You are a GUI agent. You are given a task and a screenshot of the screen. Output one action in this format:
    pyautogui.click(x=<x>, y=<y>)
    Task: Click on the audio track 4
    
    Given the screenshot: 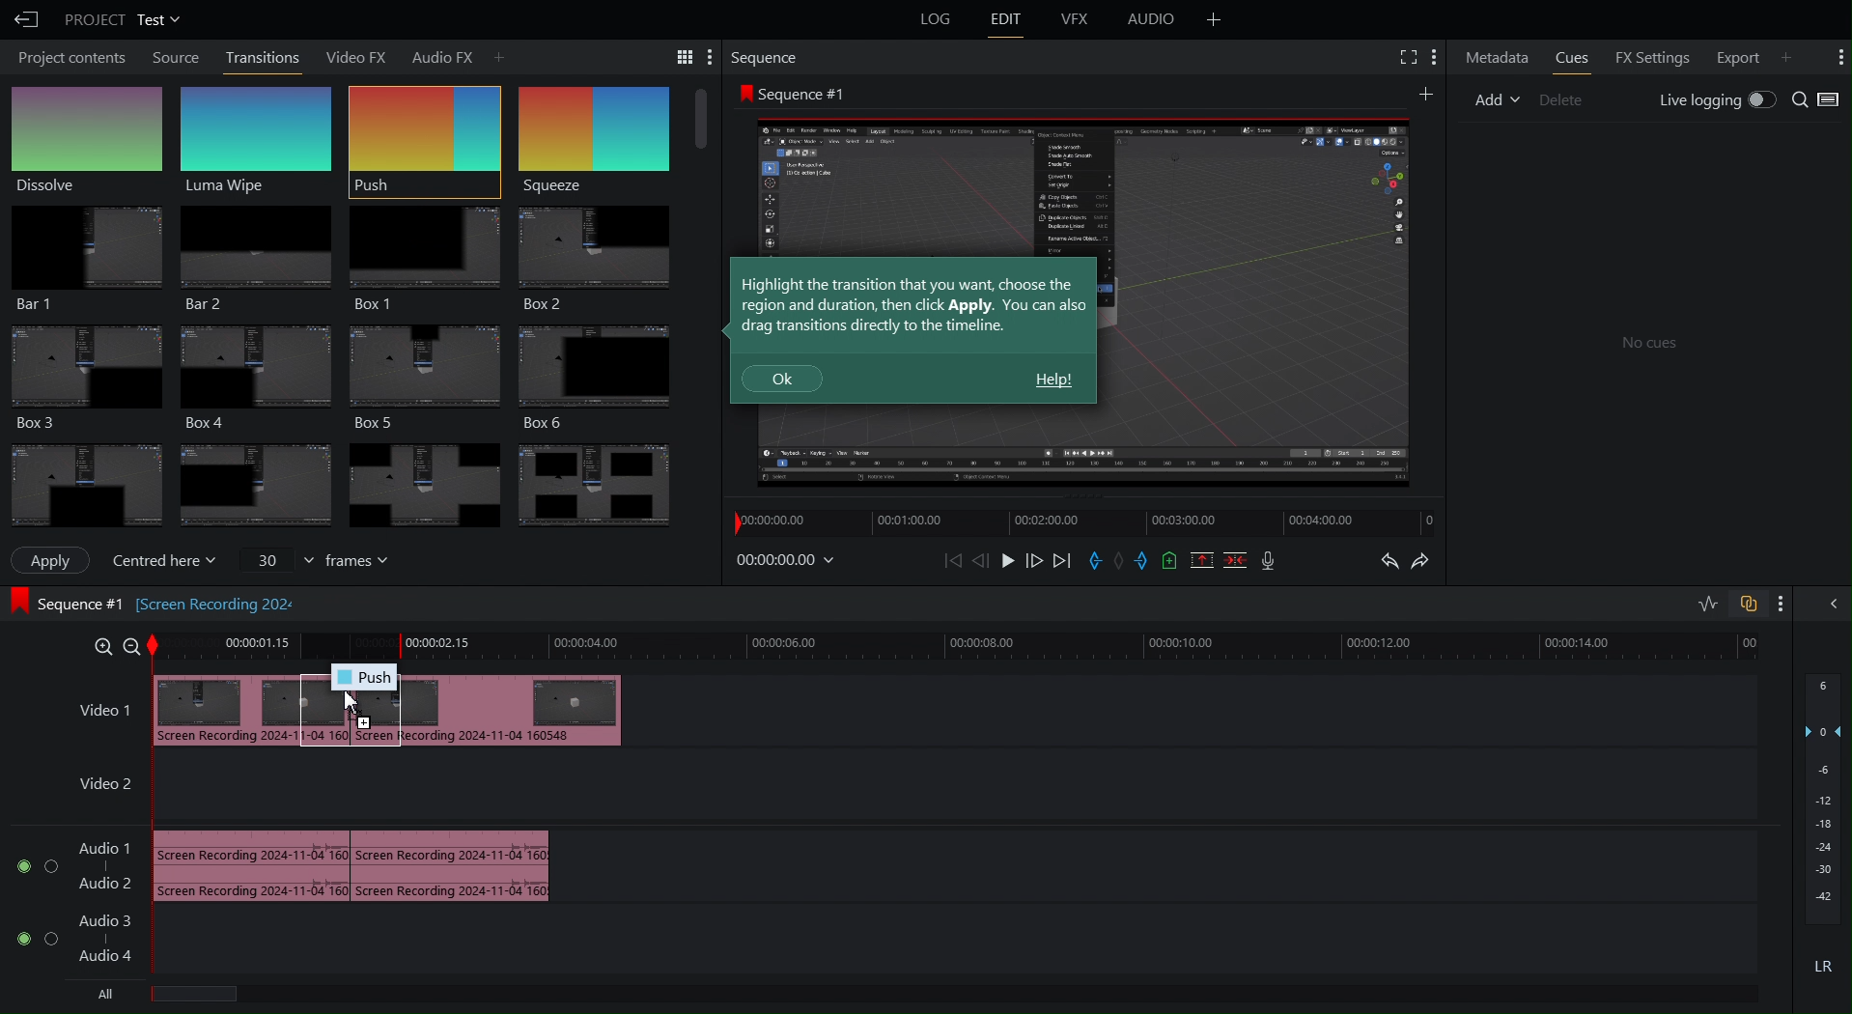 What is the action you would take?
    pyautogui.click(x=115, y=958)
    